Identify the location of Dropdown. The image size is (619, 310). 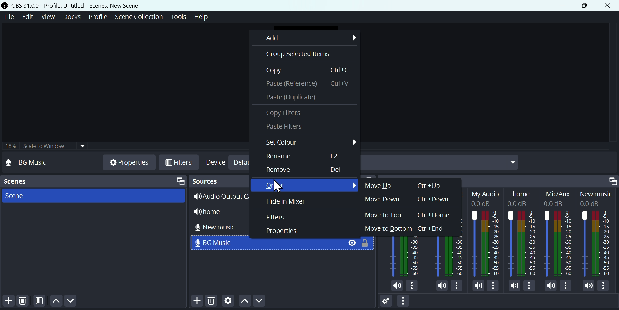
(442, 162).